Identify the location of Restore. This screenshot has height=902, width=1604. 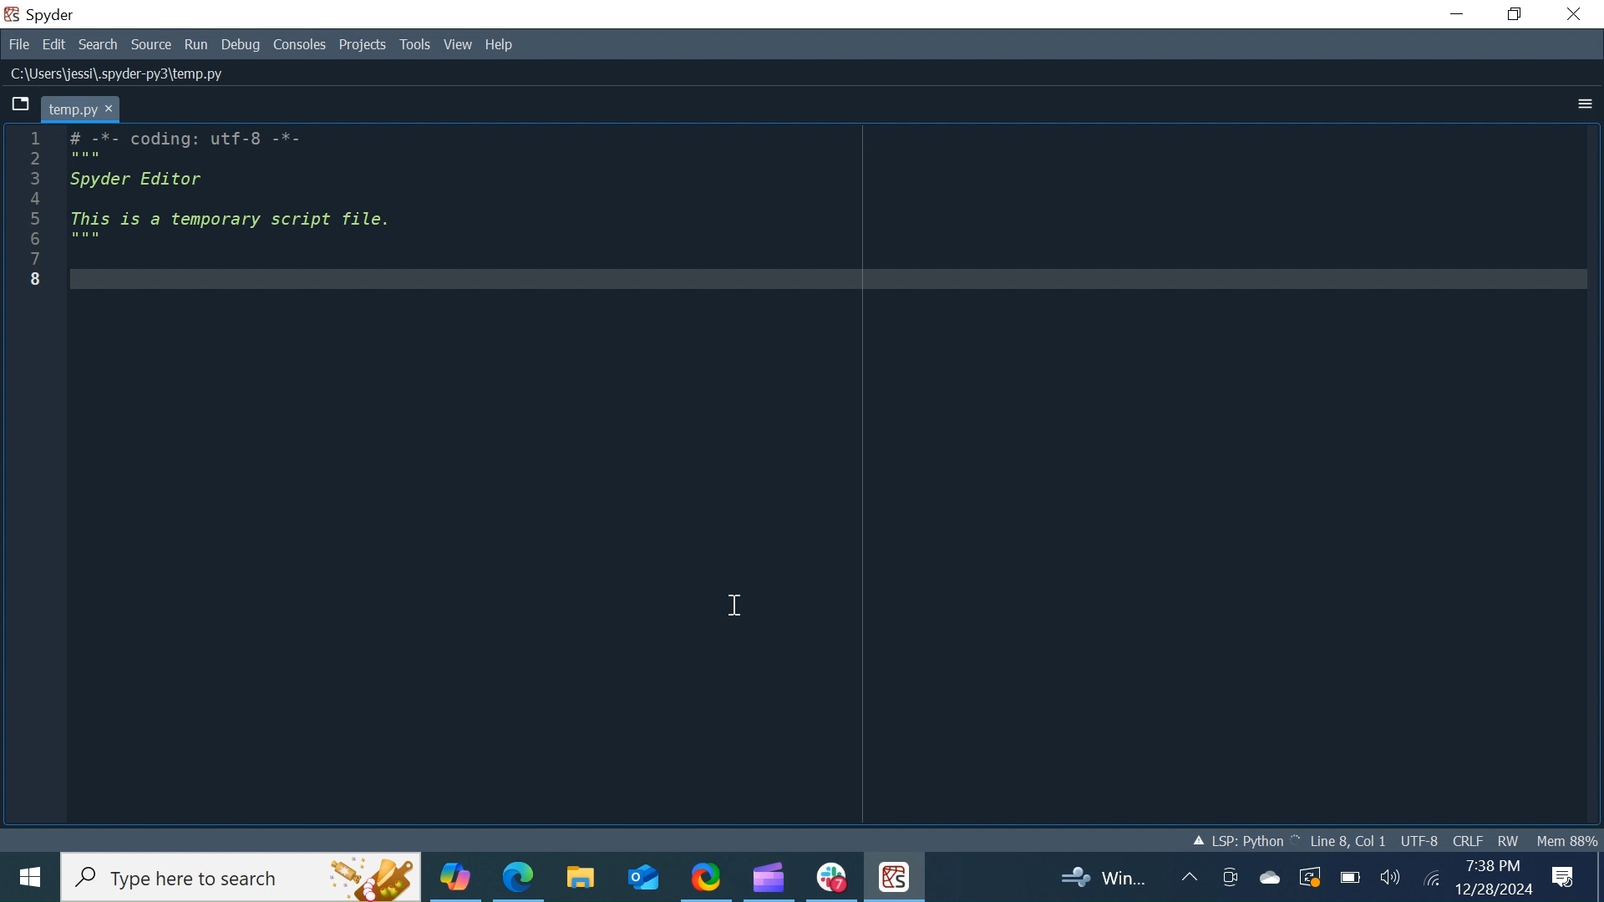
(1516, 15).